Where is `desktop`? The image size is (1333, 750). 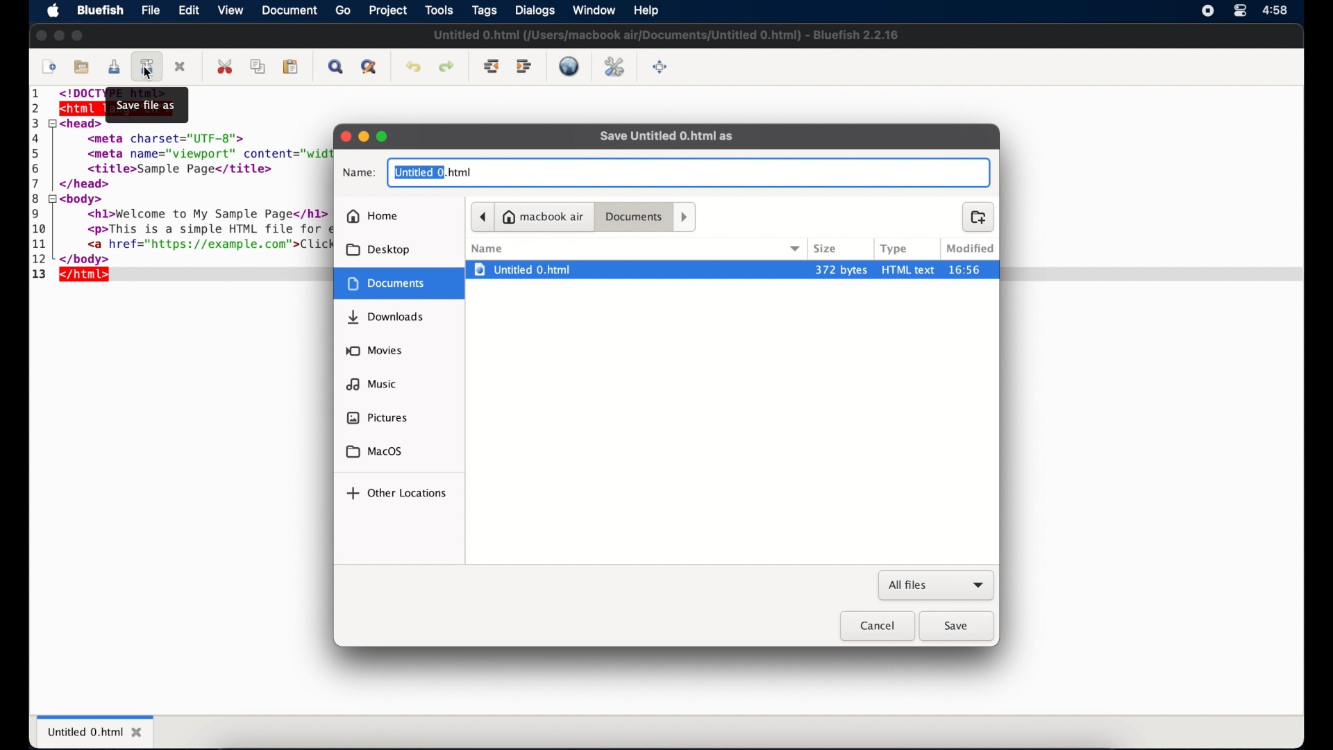
desktop is located at coordinates (378, 250).